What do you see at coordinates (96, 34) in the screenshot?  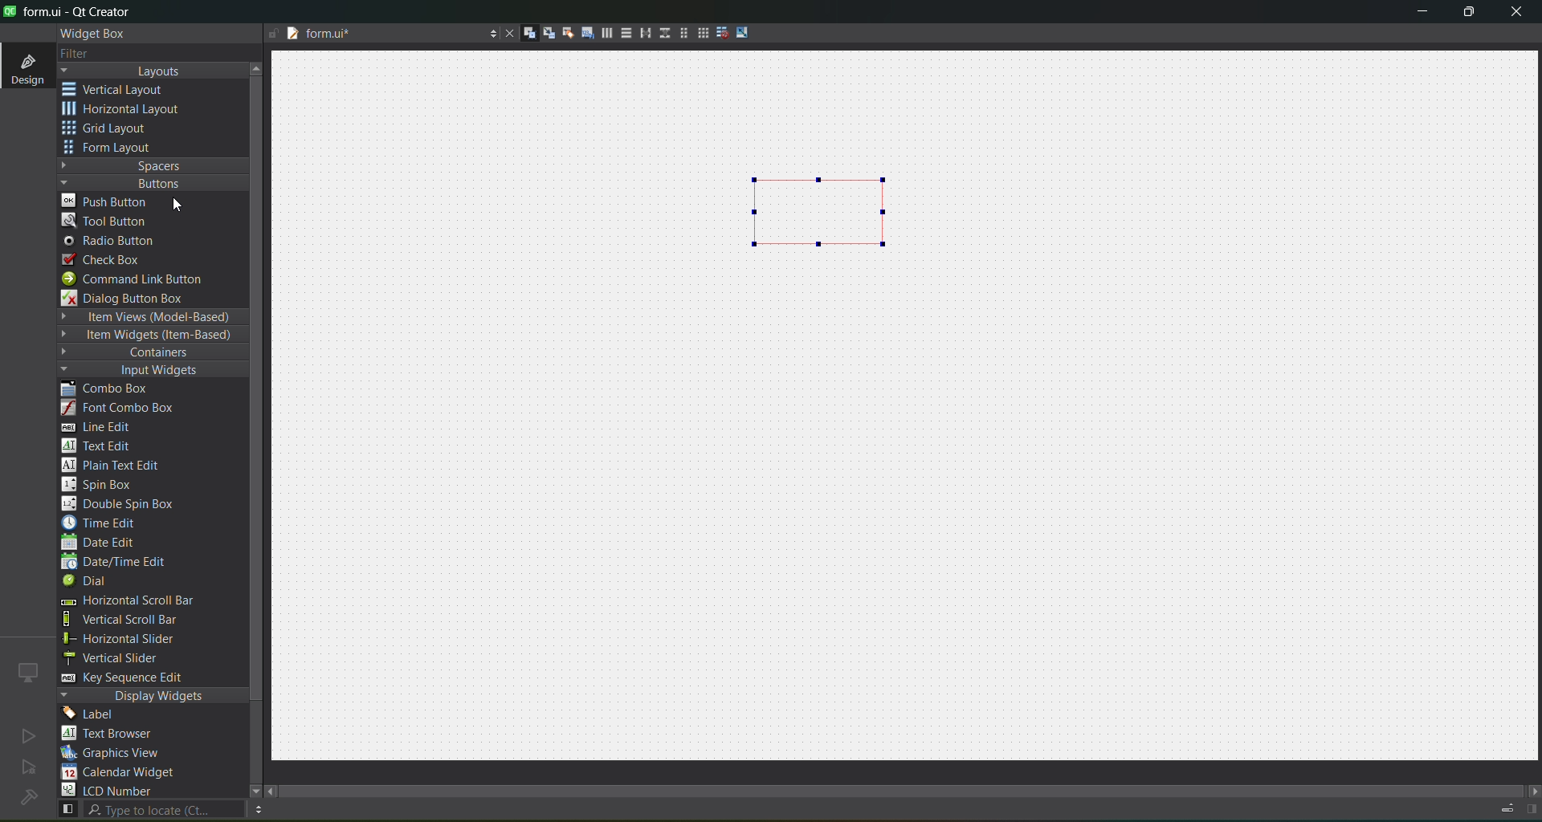 I see `widget box` at bounding box center [96, 34].